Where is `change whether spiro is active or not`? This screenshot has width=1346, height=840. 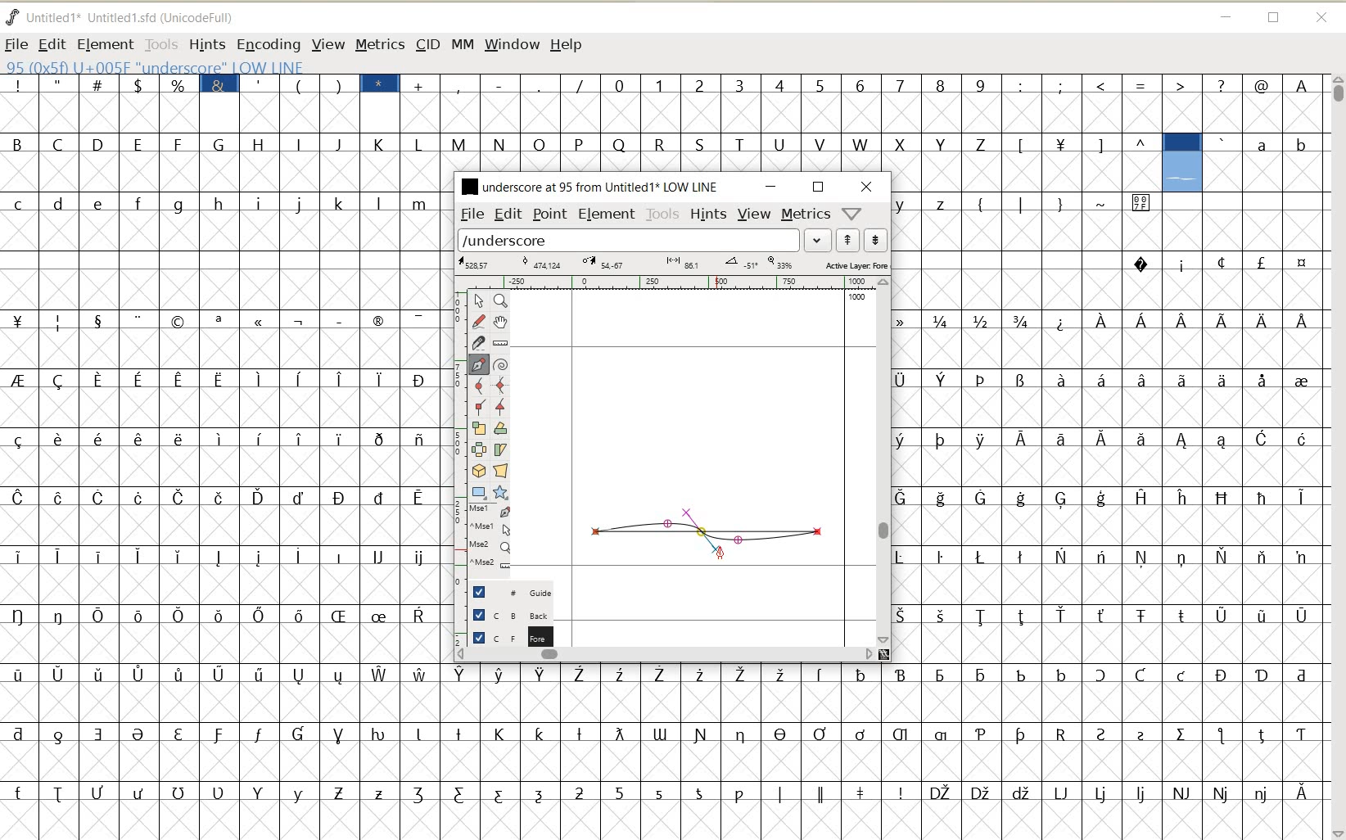
change whether spiro is active or not is located at coordinates (500, 363).